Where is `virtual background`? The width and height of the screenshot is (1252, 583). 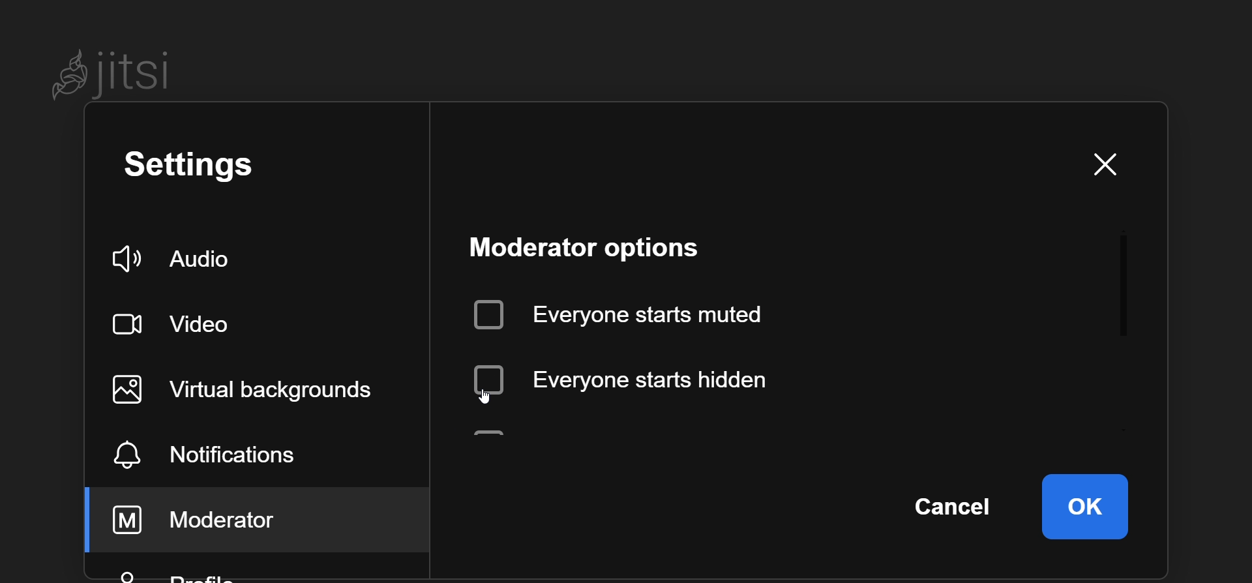 virtual background is located at coordinates (253, 390).